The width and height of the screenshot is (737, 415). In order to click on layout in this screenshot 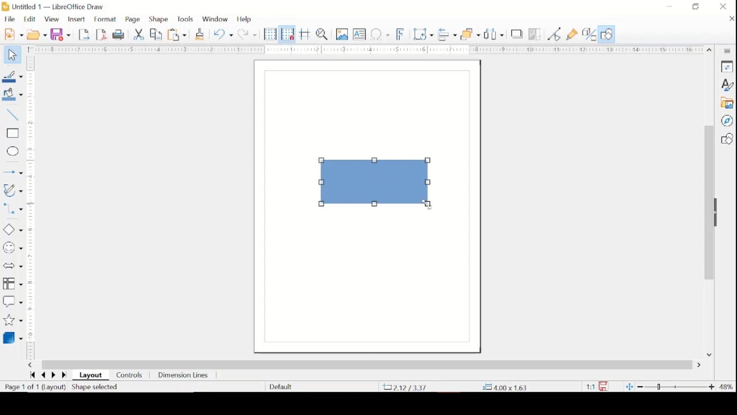, I will do `click(92, 375)`.